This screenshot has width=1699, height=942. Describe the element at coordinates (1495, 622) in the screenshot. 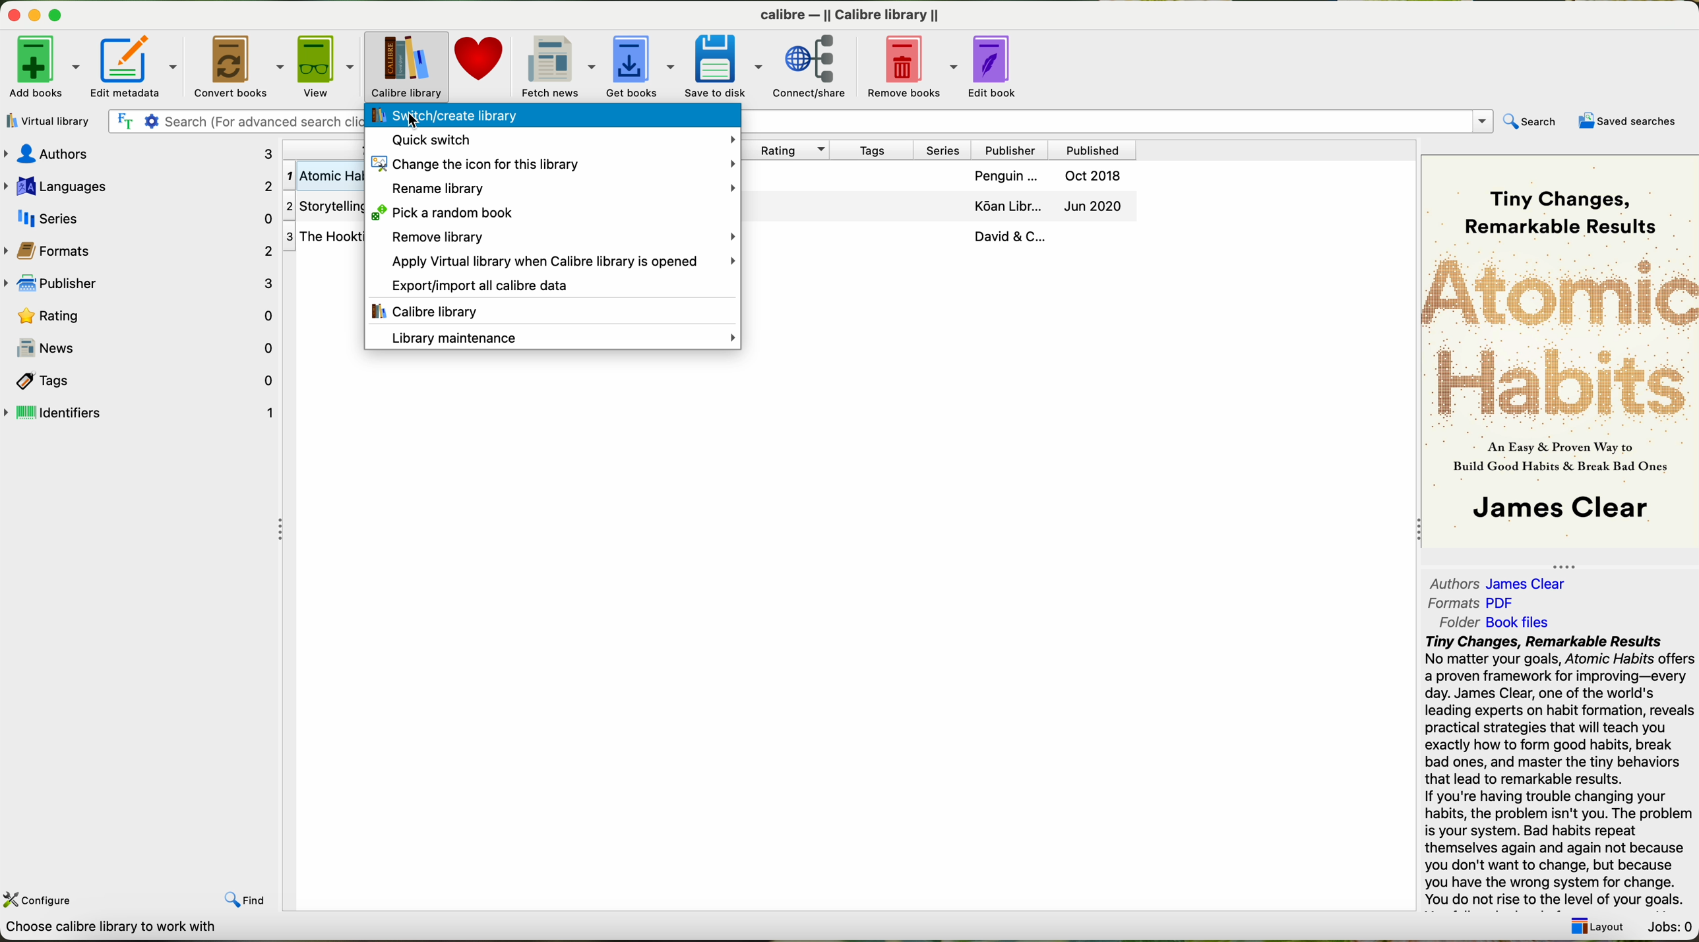

I see `folder: Book Files` at that location.